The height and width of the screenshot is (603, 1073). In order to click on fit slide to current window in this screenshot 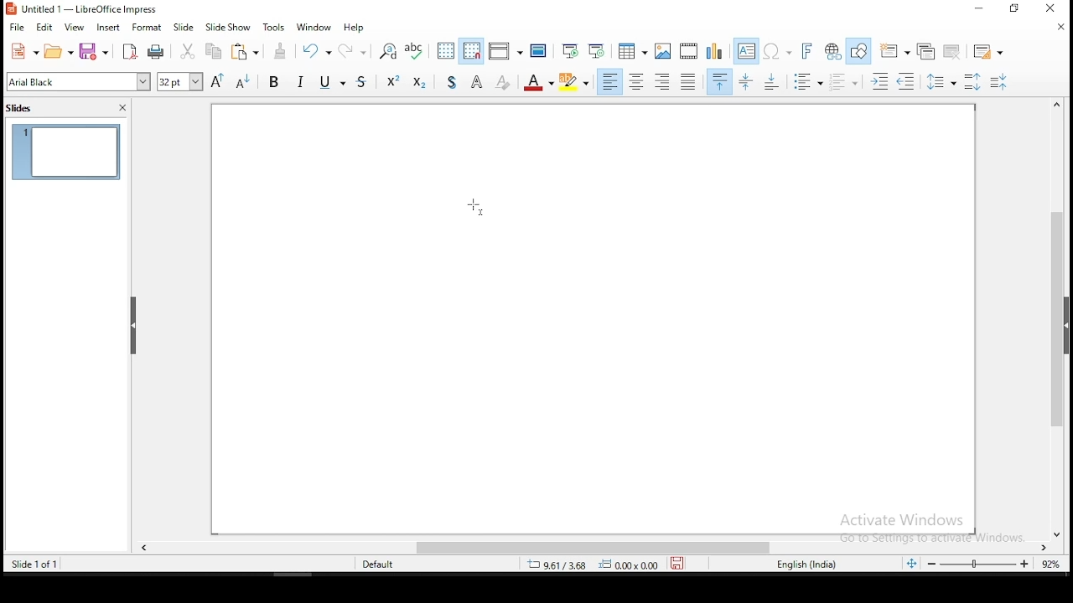, I will do `click(914, 563)`.